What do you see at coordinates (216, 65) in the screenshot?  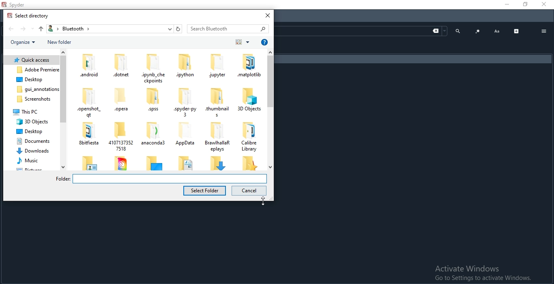 I see `jupyter` at bounding box center [216, 65].